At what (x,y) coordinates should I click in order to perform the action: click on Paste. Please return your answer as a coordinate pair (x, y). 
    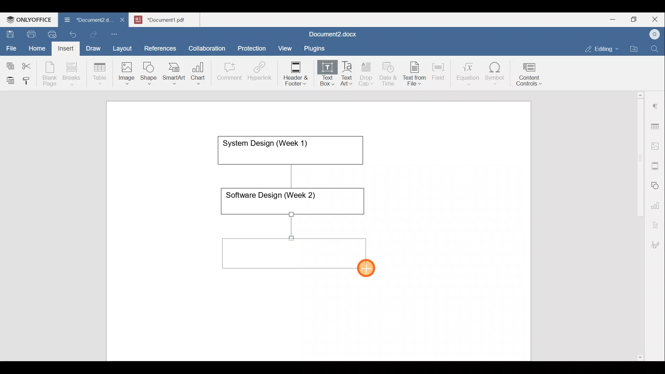
    Looking at the image, I should click on (9, 79).